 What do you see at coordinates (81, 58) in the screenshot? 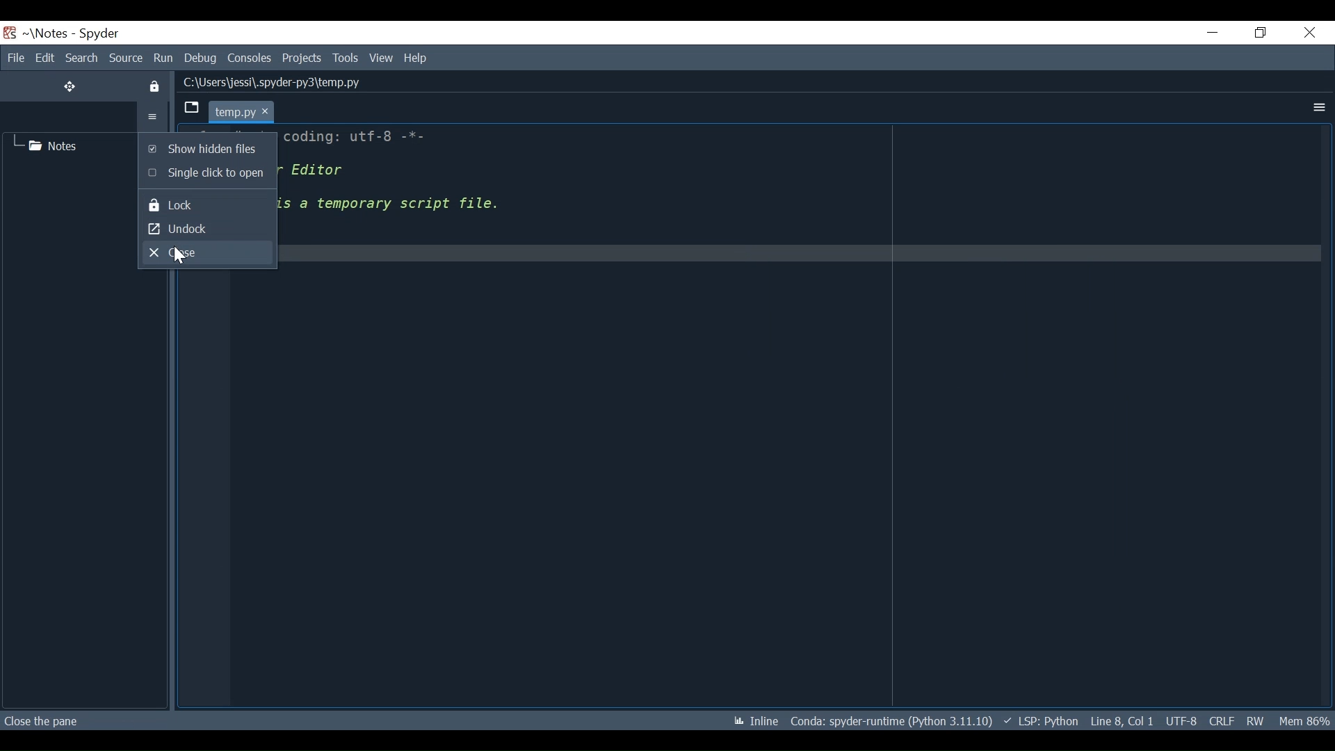
I see `Search` at bounding box center [81, 58].